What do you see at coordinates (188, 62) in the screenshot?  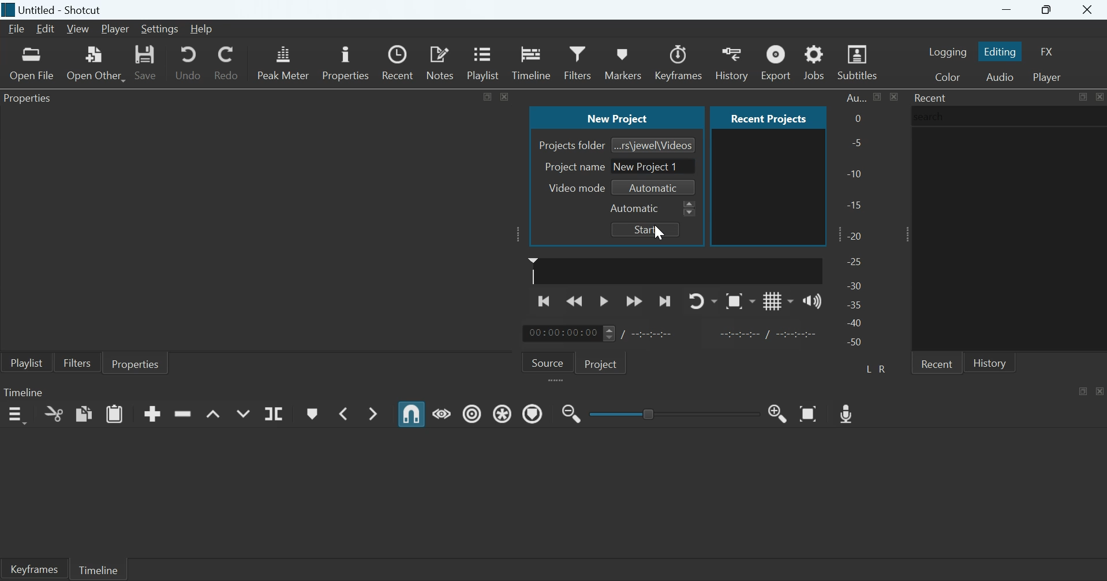 I see `Undo` at bounding box center [188, 62].